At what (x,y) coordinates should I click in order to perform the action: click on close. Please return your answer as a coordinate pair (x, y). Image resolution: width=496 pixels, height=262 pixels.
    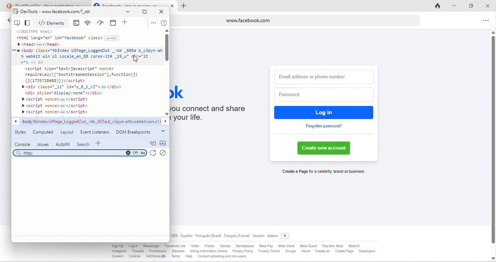
    Looking at the image, I should click on (174, 5).